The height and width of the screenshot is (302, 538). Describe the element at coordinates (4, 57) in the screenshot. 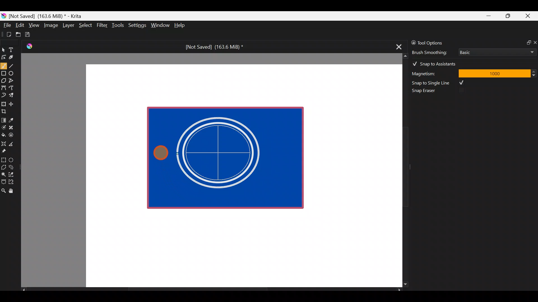

I see `Edit shapes tool` at that location.